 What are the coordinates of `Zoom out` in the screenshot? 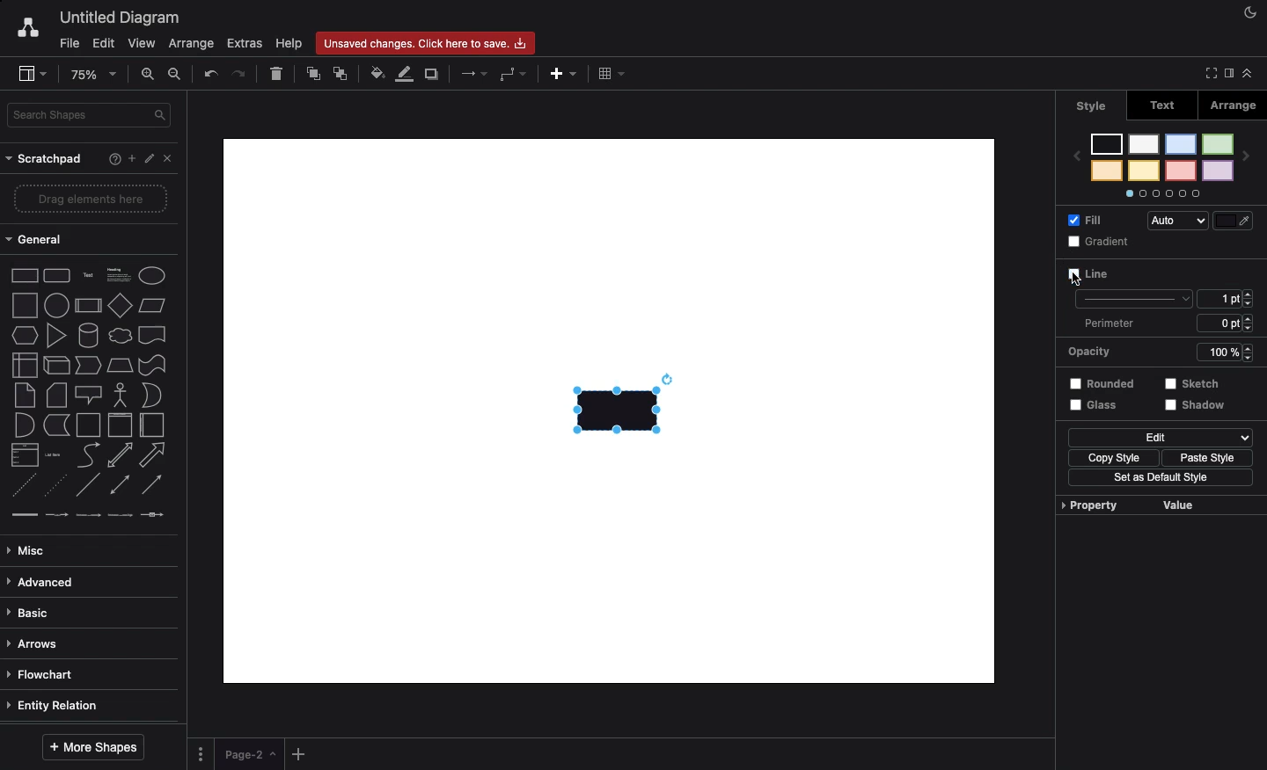 It's located at (175, 74).